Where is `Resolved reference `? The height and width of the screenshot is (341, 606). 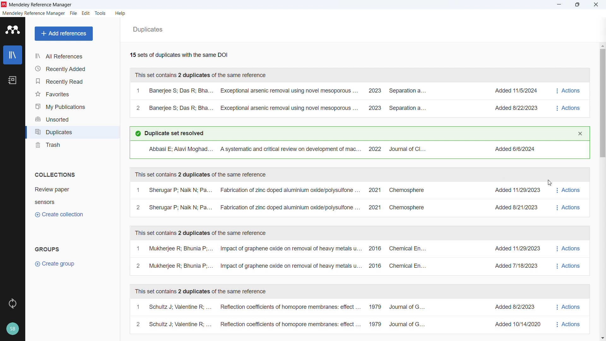
Resolved reference  is located at coordinates (359, 150).